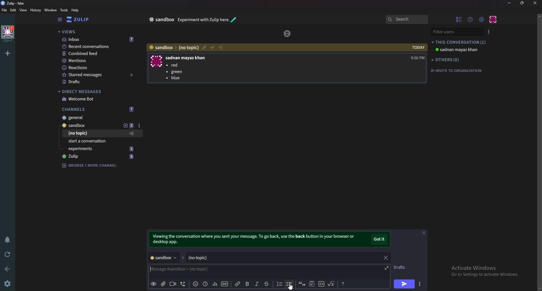 This screenshot has height=291, width=542. Describe the element at coordinates (156, 61) in the screenshot. I see `User photo` at that location.